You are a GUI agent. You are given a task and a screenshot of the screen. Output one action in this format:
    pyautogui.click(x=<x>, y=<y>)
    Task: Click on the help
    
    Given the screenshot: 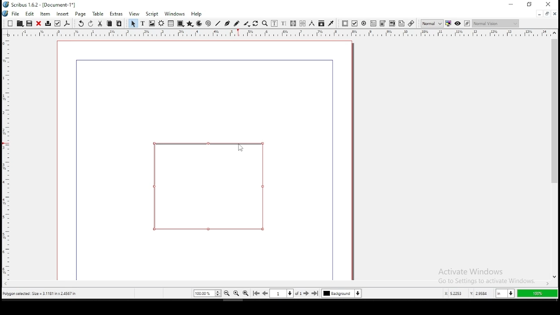 What is the action you would take?
    pyautogui.click(x=196, y=14)
    